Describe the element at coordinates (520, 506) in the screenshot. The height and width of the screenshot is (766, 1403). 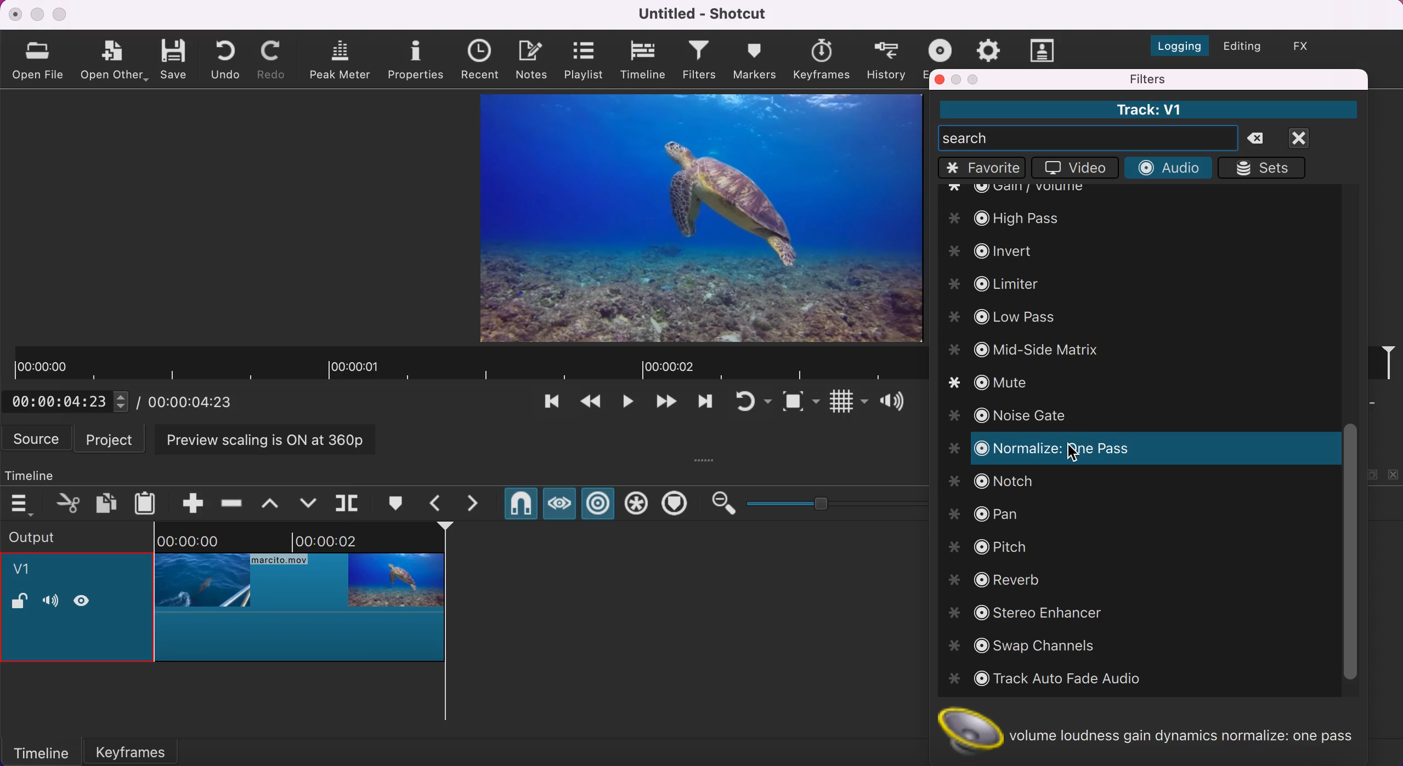
I see `snap` at that location.